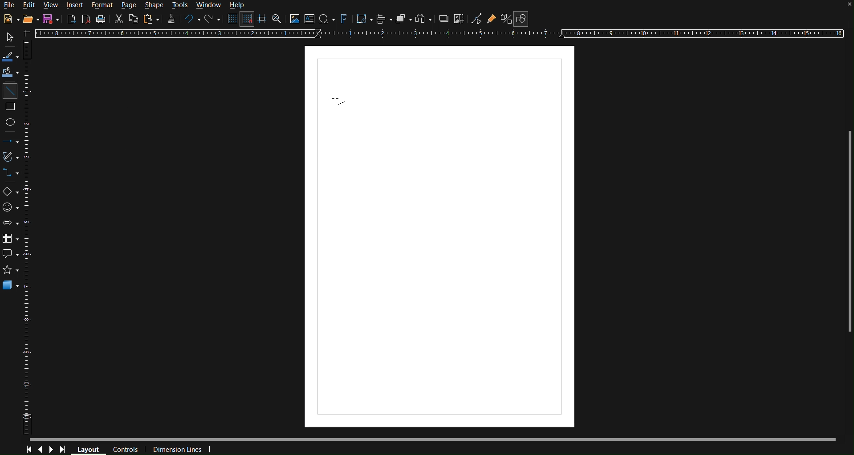  I want to click on Display Grid, so click(232, 19).